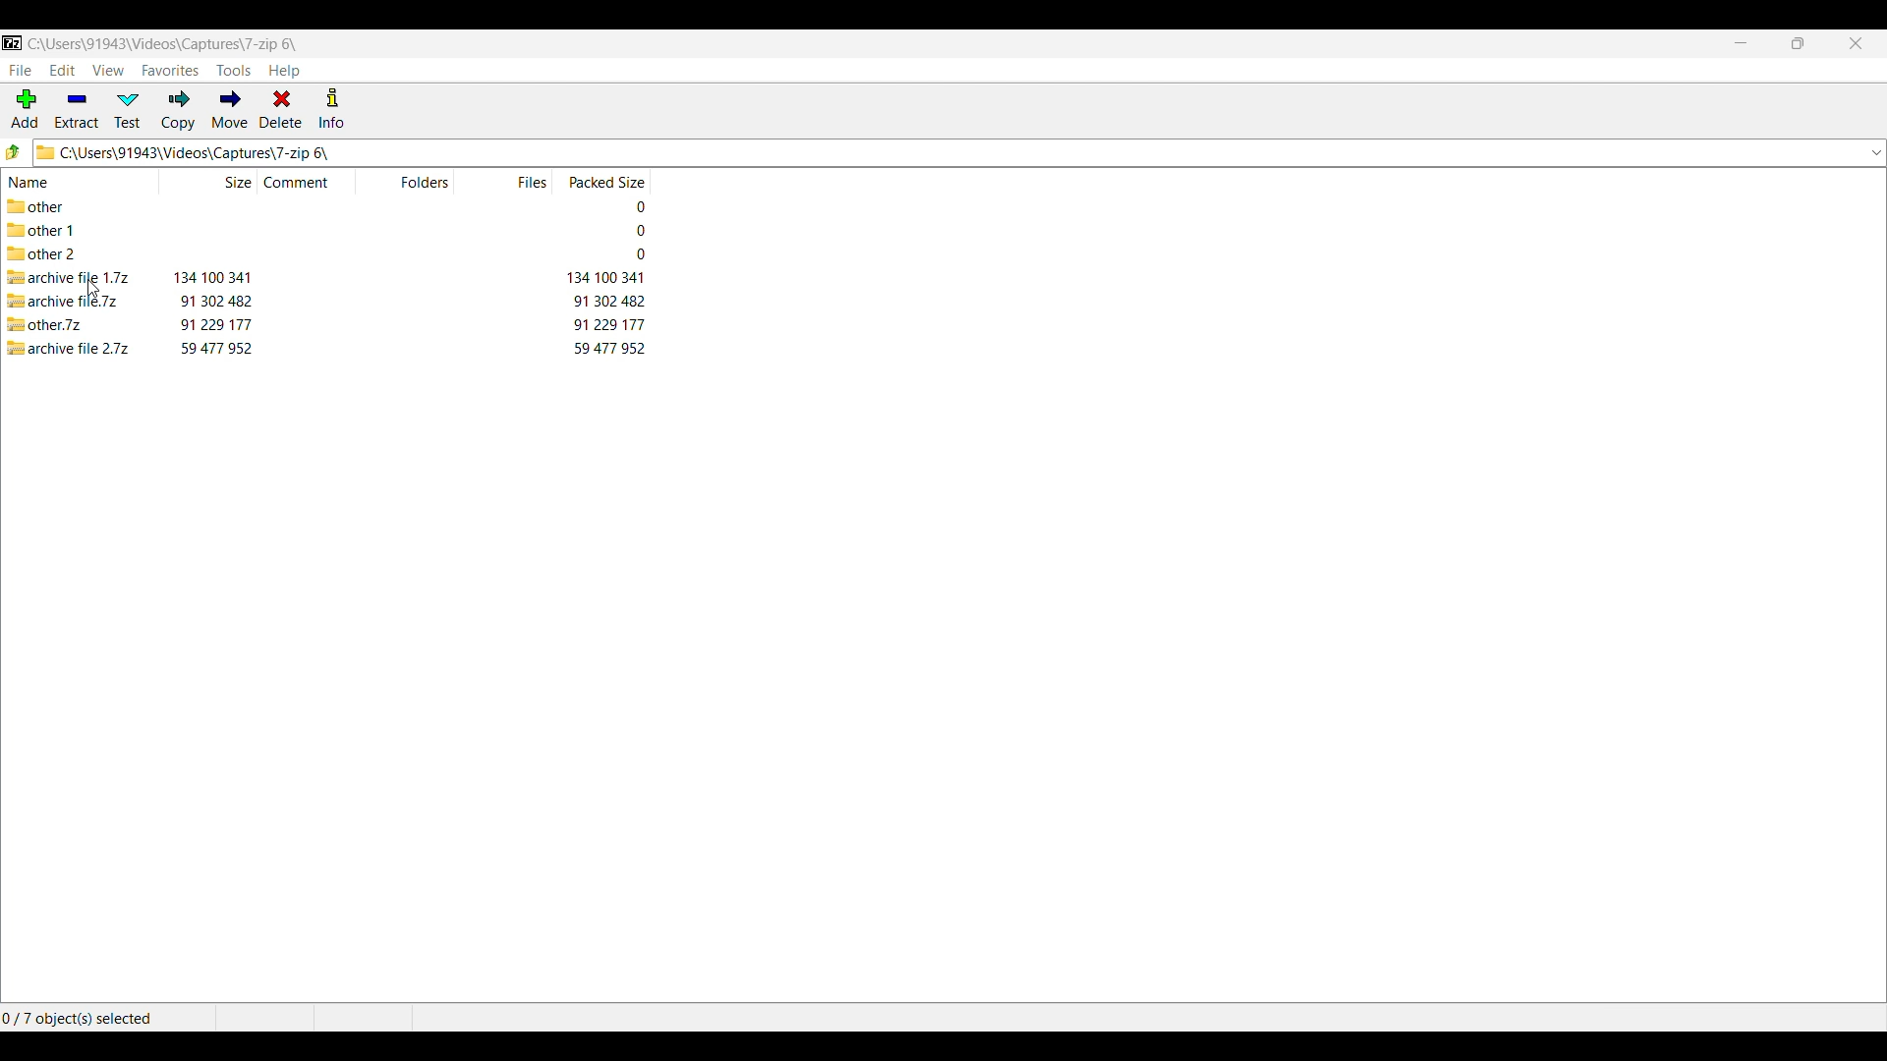  I want to click on size, so click(212, 277).